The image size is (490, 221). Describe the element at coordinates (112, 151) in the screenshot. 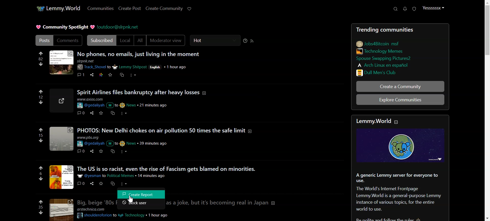

I see `cross post` at that location.